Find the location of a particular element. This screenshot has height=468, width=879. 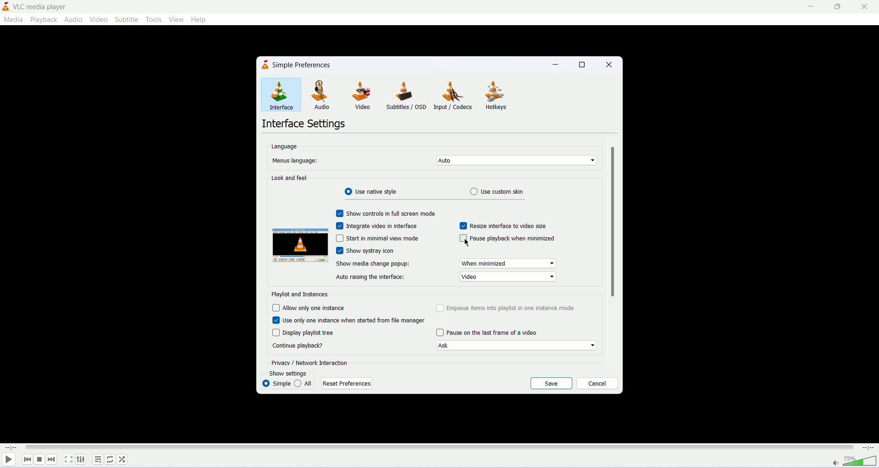

auto raising the interface is located at coordinates (372, 276).